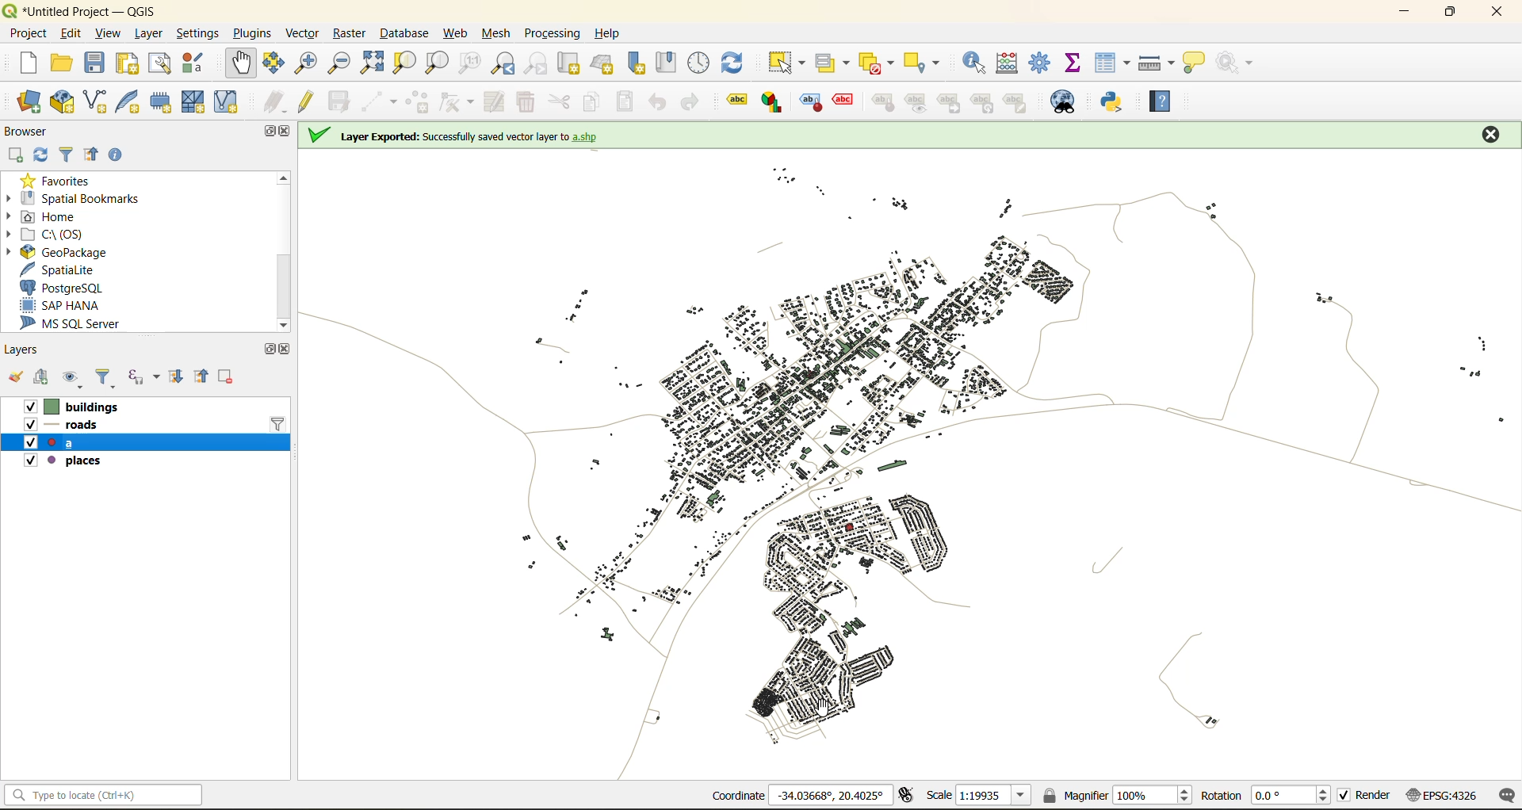  I want to click on new mesh, so click(192, 101).